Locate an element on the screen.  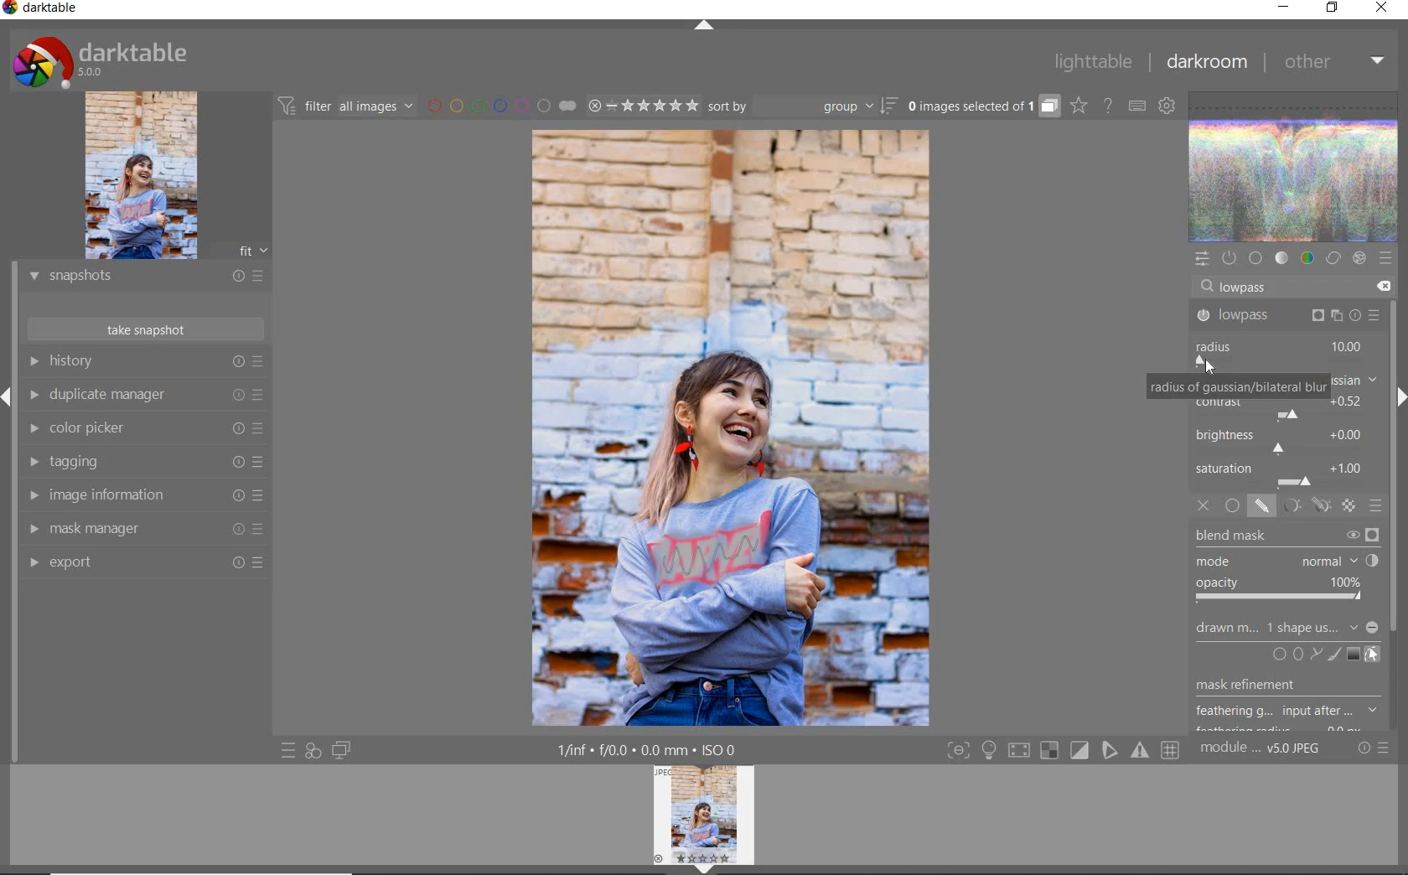
add brush is located at coordinates (1333, 655).